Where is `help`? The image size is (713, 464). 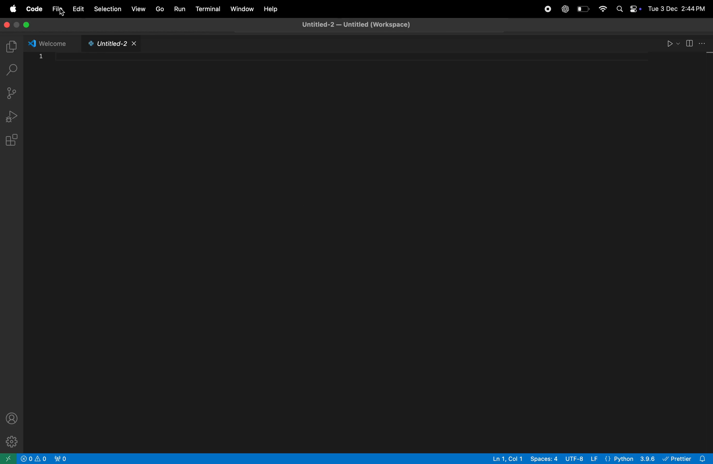
help is located at coordinates (270, 9).